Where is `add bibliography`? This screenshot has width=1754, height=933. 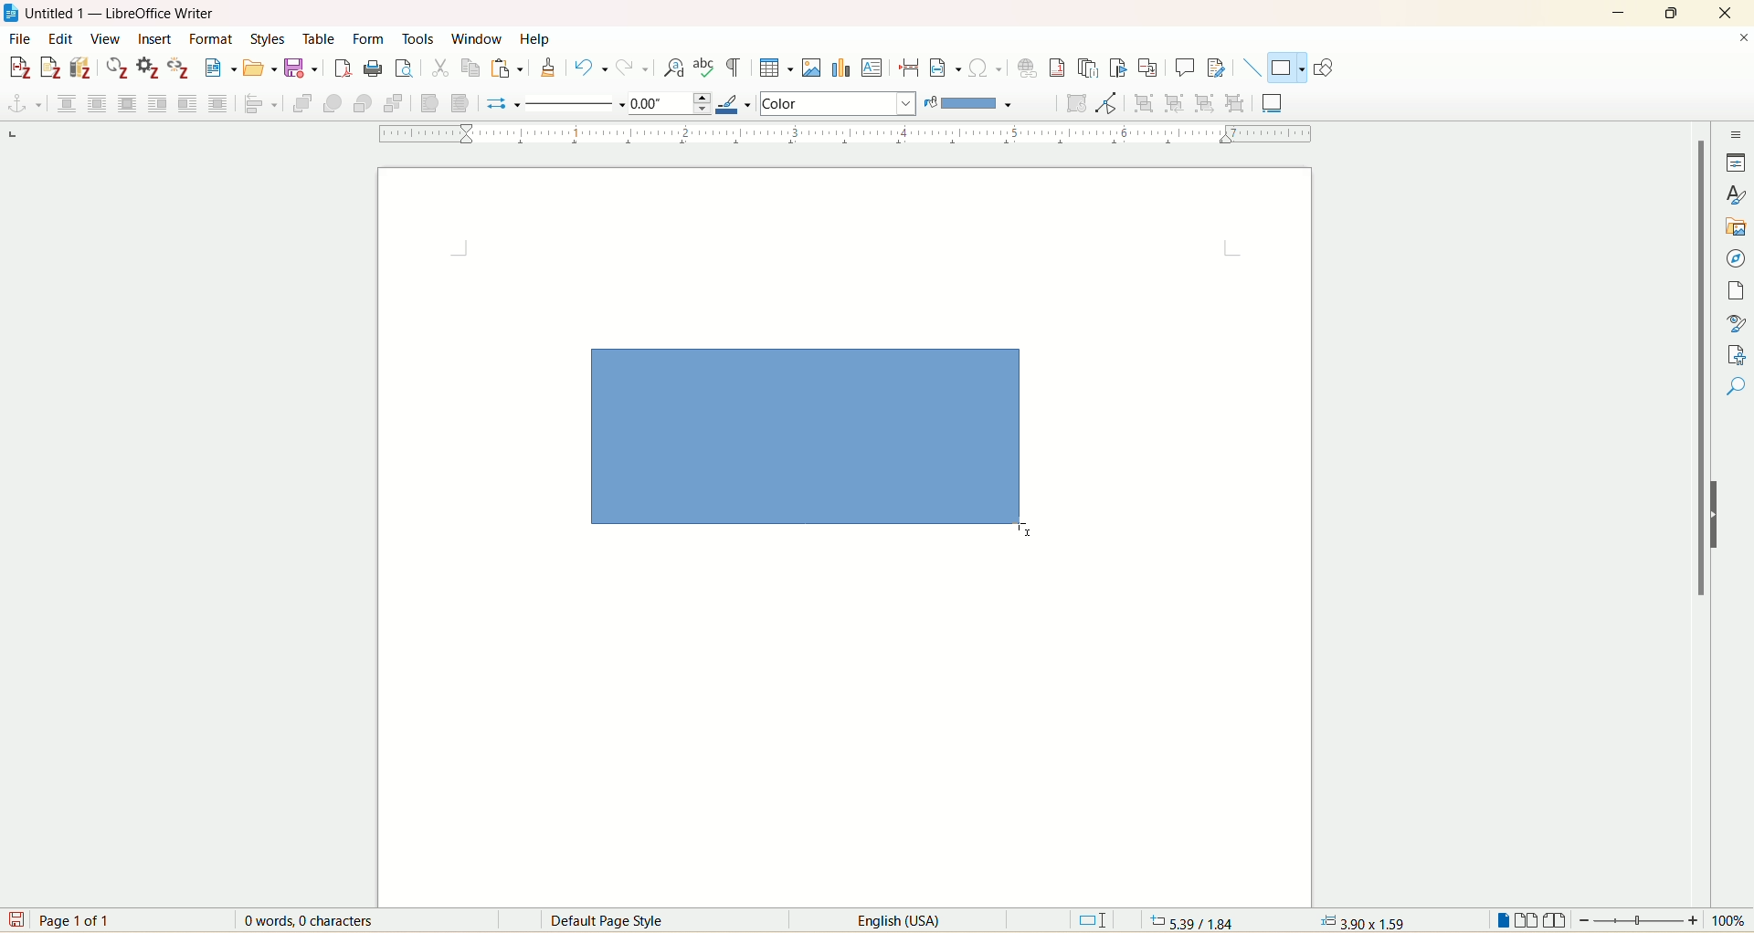 add bibliography is located at coordinates (82, 68).